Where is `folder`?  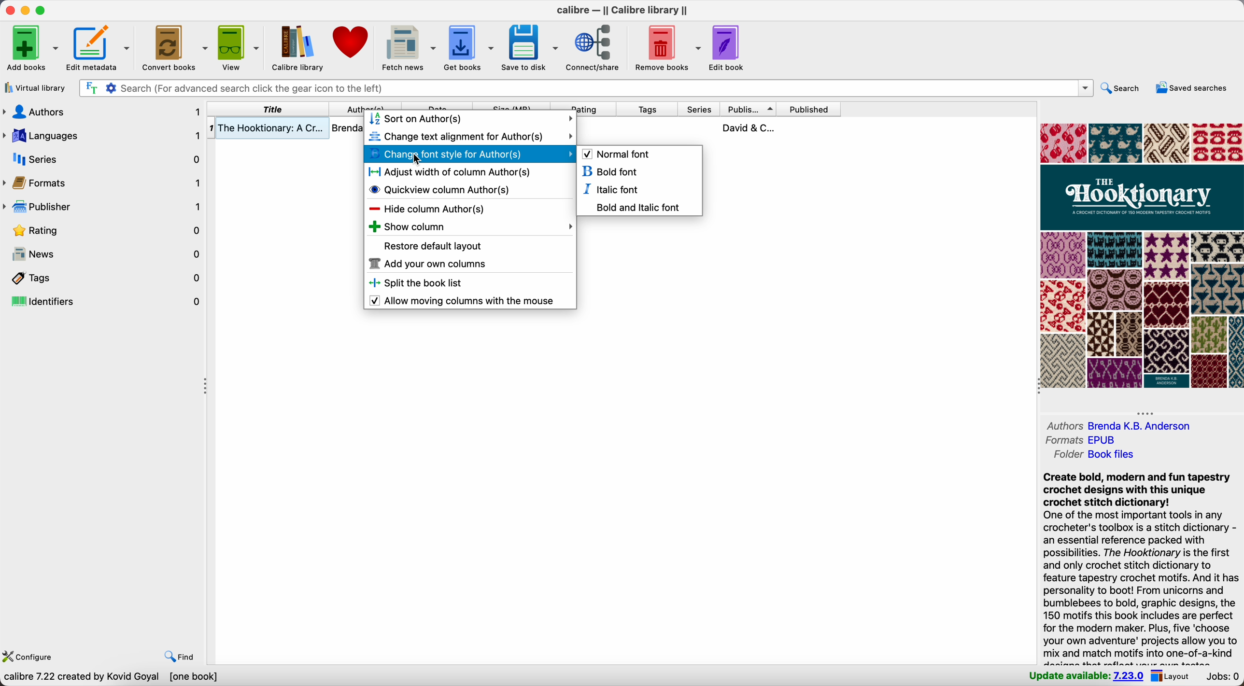 folder is located at coordinates (1093, 454).